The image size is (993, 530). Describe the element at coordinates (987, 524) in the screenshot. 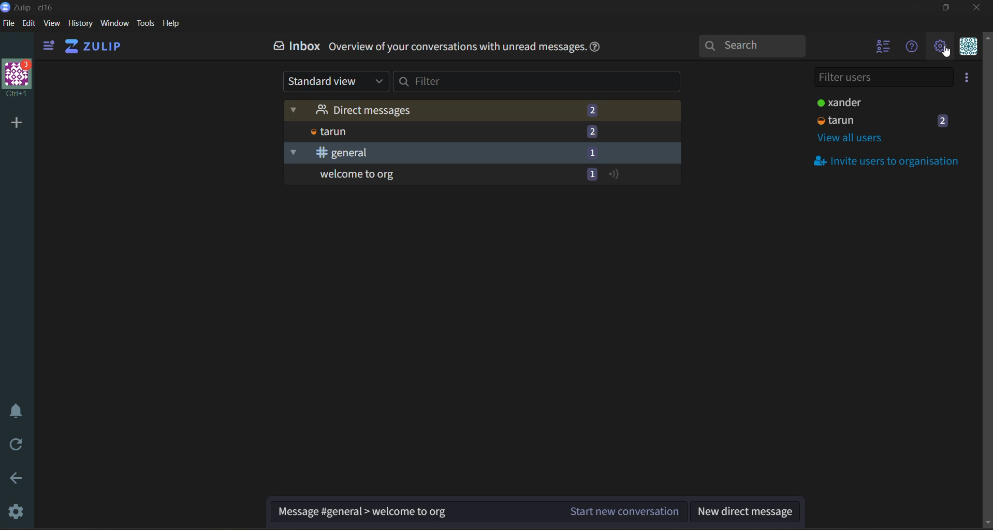

I see `scroll down` at that location.